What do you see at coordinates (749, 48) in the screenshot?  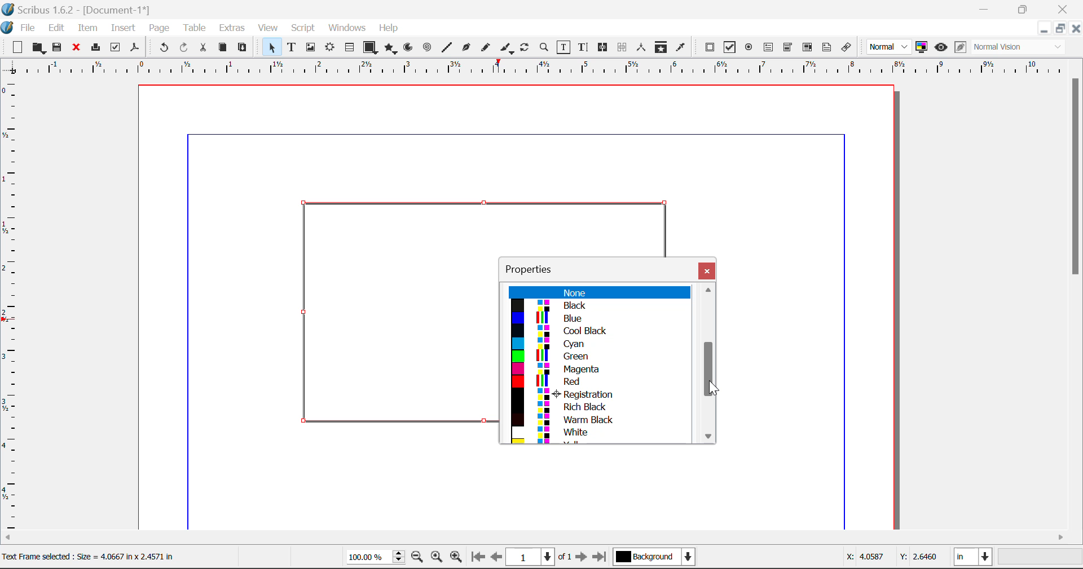 I see `Pdf Radio Button` at bounding box center [749, 48].